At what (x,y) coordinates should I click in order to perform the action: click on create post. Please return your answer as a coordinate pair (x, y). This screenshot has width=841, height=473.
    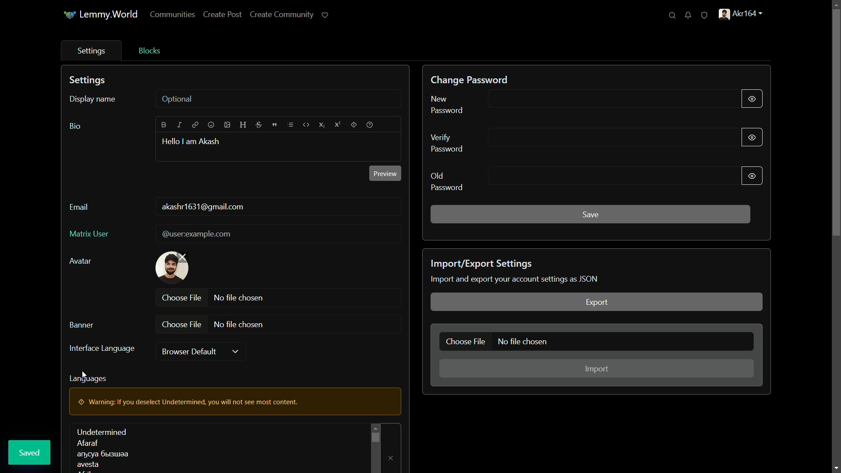
    Looking at the image, I should click on (222, 14).